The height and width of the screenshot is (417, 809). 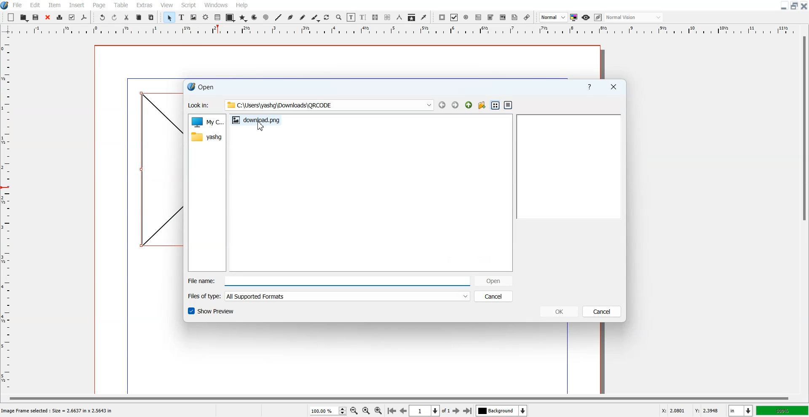 I want to click on Select Zoom Level, so click(x=328, y=410).